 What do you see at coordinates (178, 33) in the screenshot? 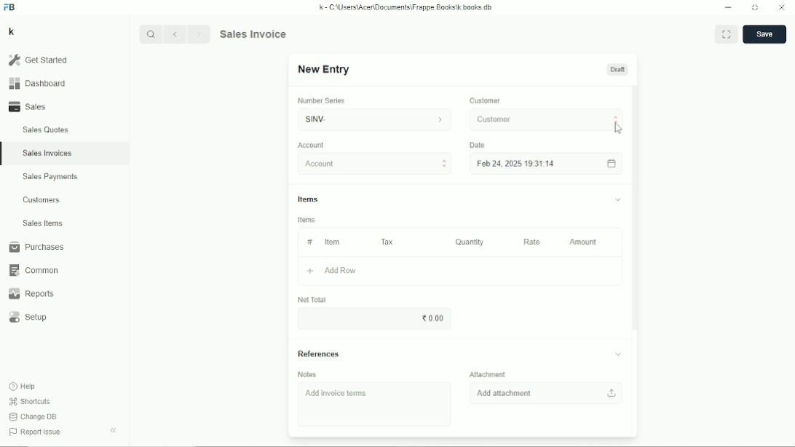
I see `Backward` at bounding box center [178, 33].